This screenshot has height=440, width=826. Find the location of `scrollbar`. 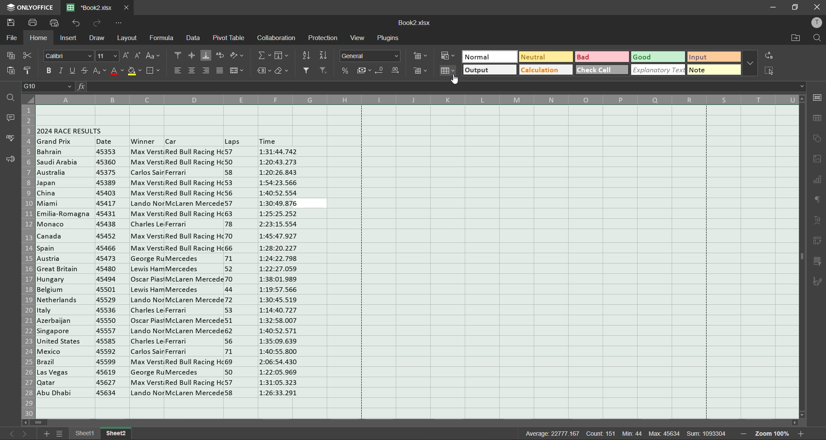

scrollbar is located at coordinates (802, 257).